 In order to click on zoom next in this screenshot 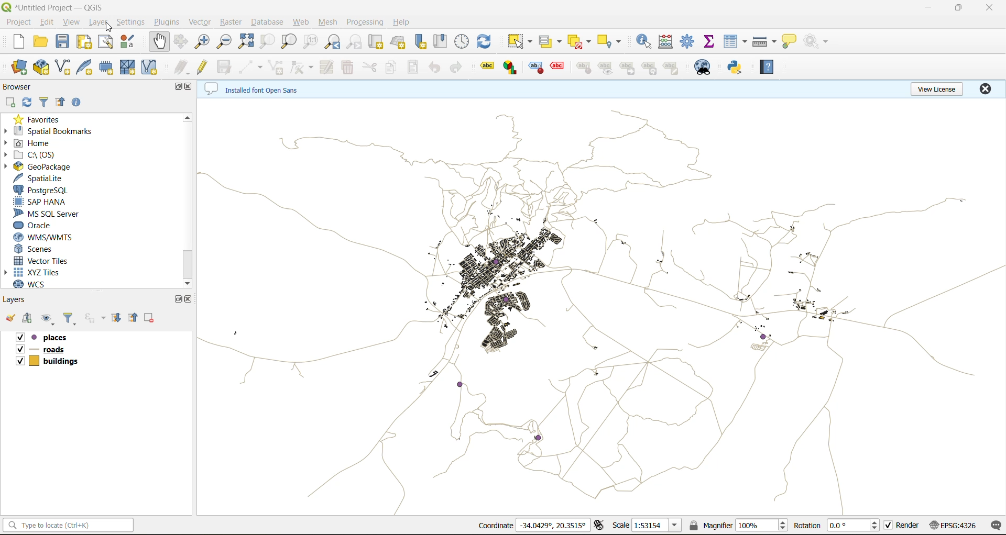, I will do `click(355, 41)`.